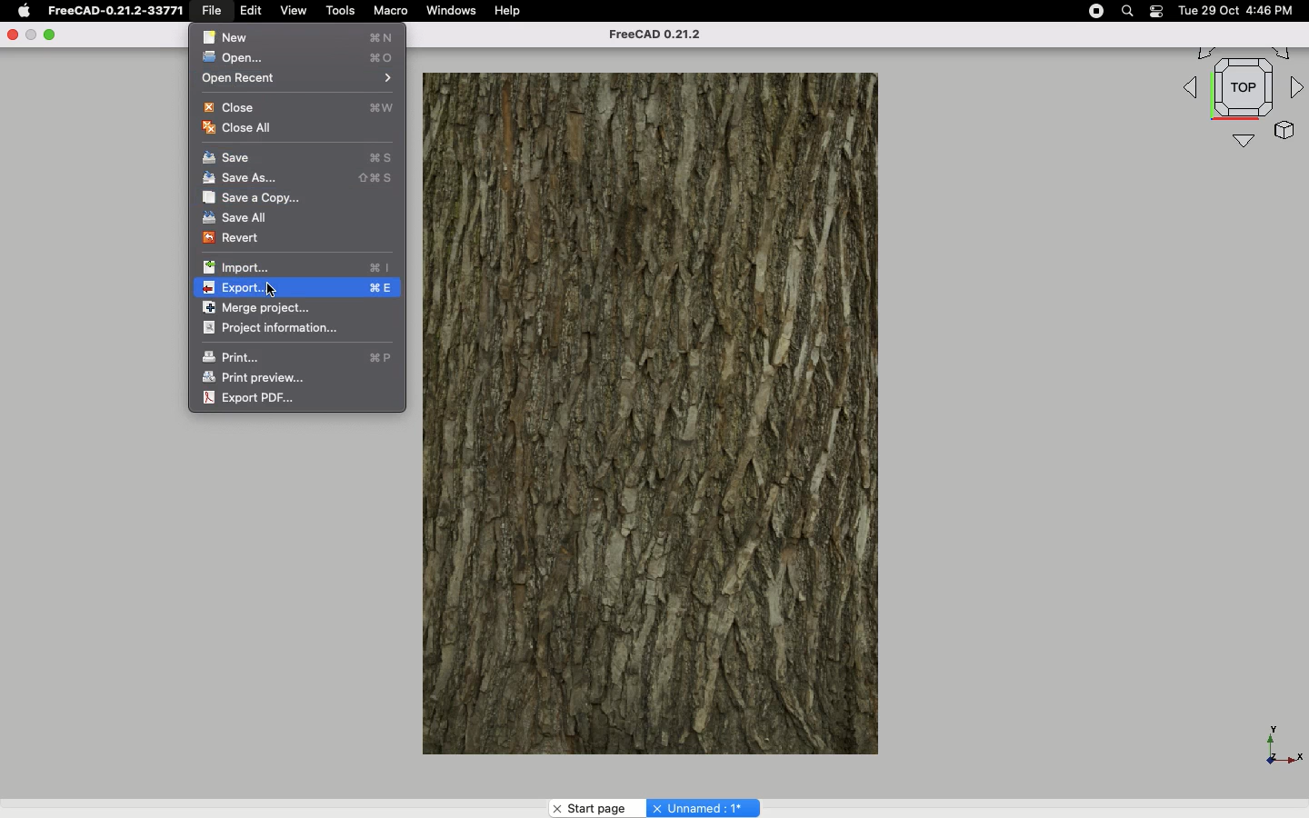 Image resolution: width=1309 pixels, height=818 pixels. What do you see at coordinates (662, 36) in the screenshot?
I see `FreeCAD 0.21.2` at bounding box center [662, 36].